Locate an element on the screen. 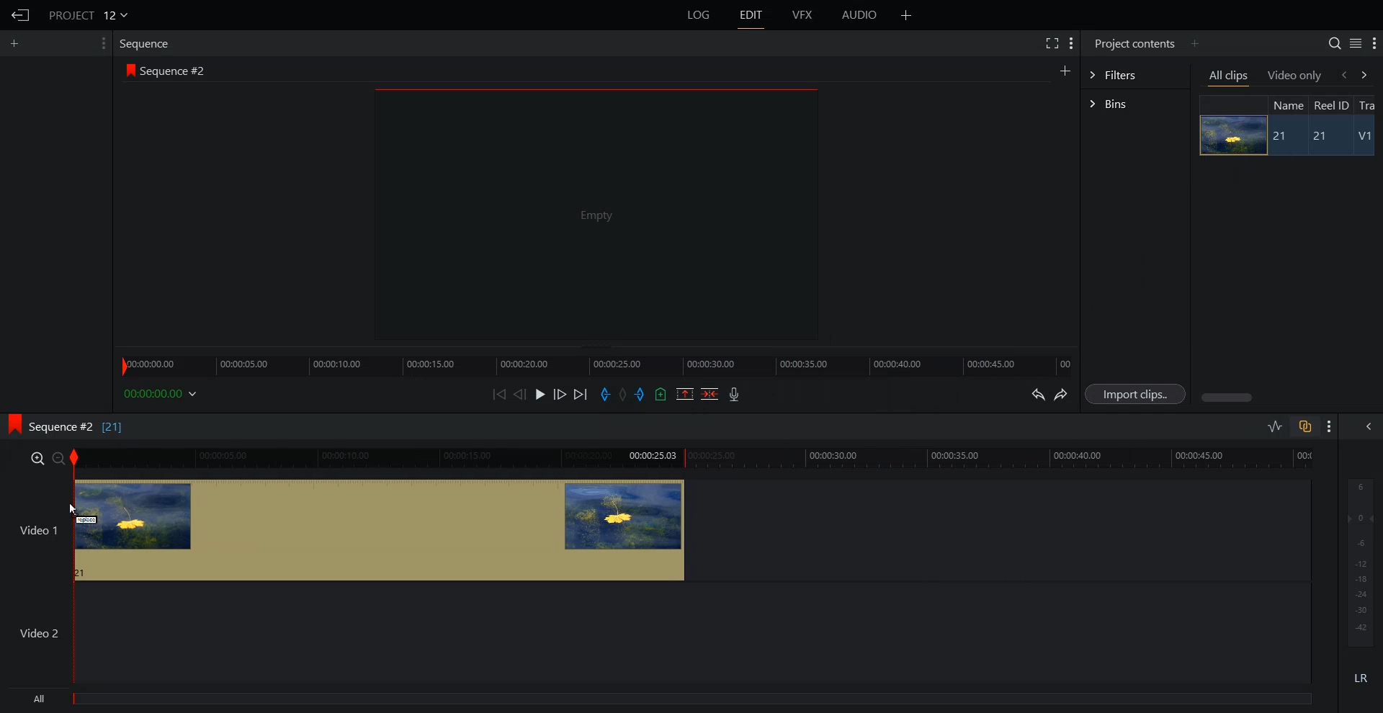 The image size is (1383, 713). Audio output level is located at coordinates (1358, 560).